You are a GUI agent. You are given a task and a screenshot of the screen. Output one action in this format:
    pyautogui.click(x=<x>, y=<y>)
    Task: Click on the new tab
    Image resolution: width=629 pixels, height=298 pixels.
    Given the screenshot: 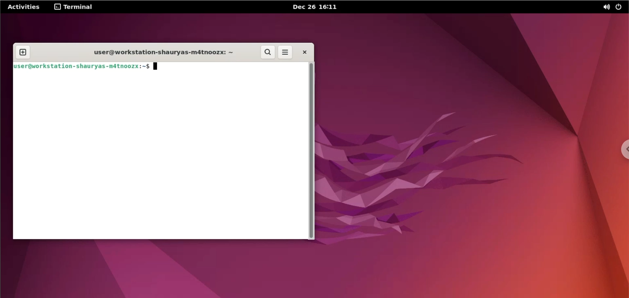 What is the action you would take?
    pyautogui.click(x=22, y=53)
    